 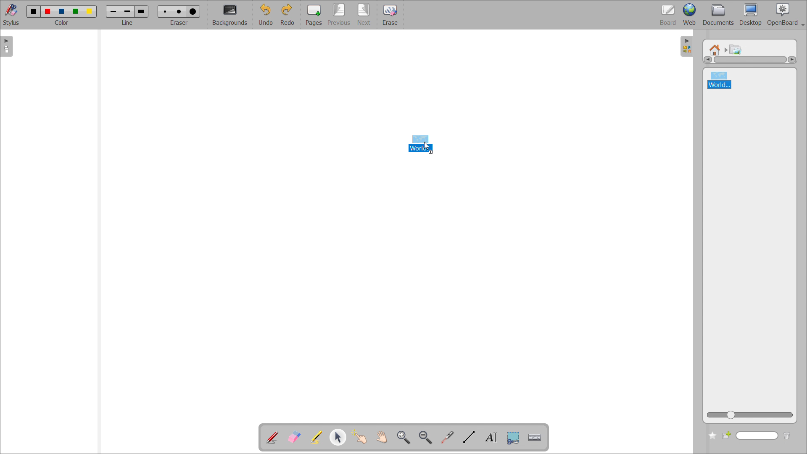 I want to click on add annotation, so click(x=273, y=437).